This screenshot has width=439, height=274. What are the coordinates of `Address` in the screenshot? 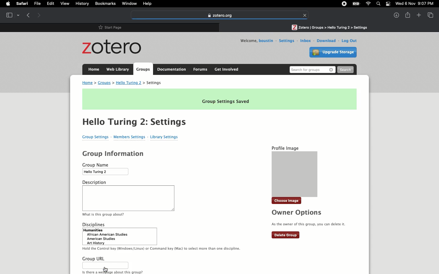 It's located at (125, 83).